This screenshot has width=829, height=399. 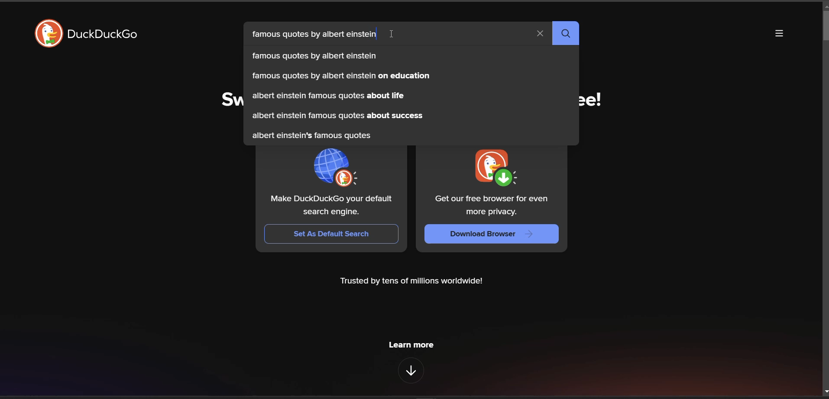 I want to click on famous quotes by albert einstein, so click(x=313, y=55).